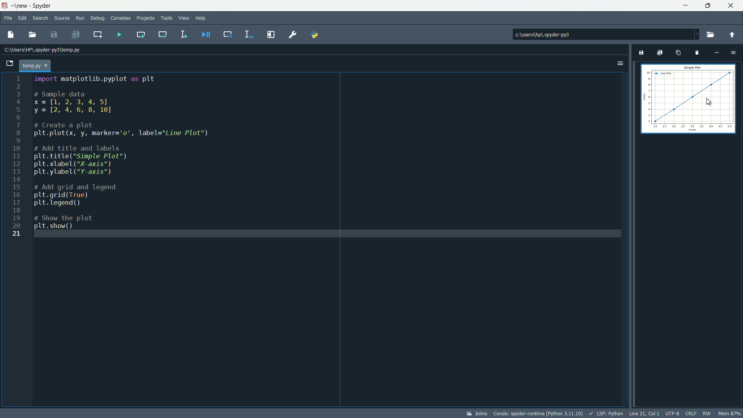 This screenshot has width=743, height=418. What do you see at coordinates (146, 18) in the screenshot?
I see `projects menu` at bounding box center [146, 18].